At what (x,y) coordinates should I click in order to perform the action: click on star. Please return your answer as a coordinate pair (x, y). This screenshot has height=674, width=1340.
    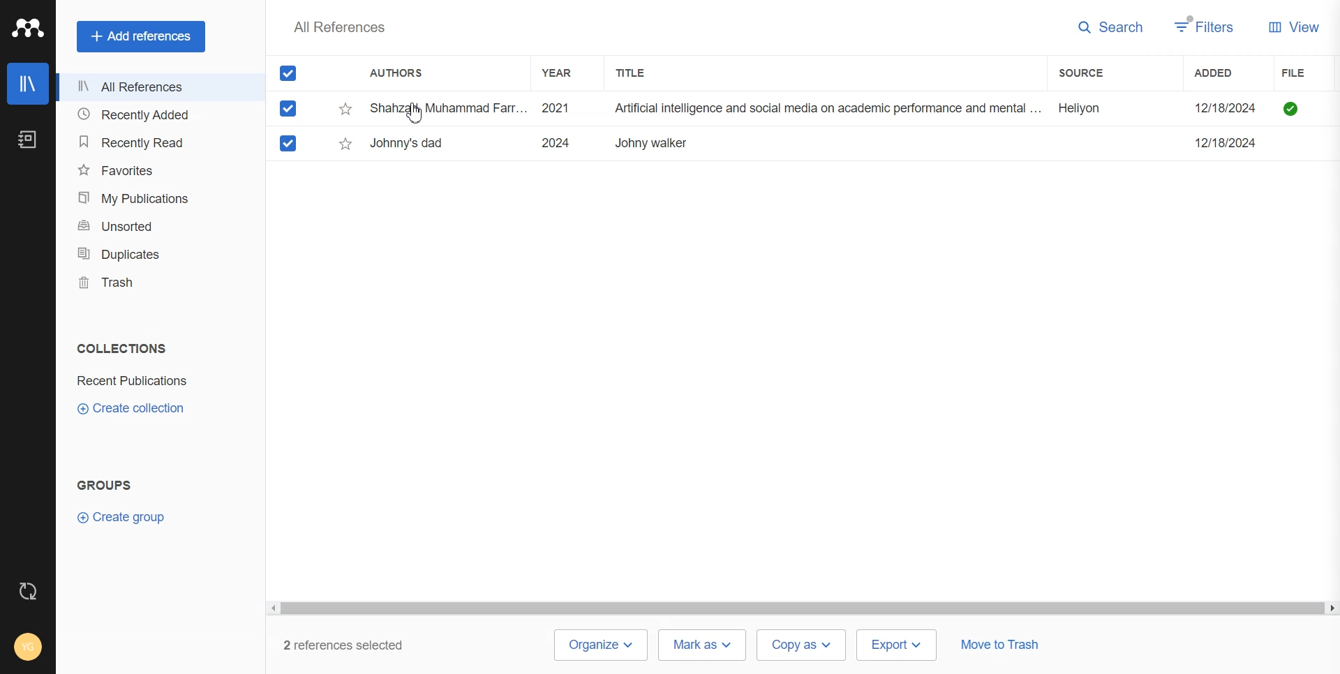
    Looking at the image, I should click on (345, 144).